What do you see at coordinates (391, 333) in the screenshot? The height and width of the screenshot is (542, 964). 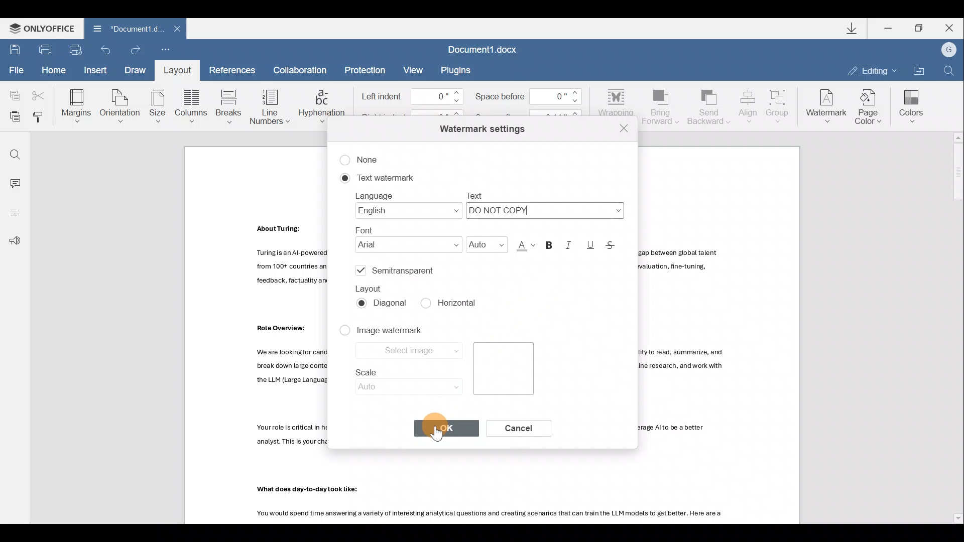 I see `Image watermark` at bounding box center [391, 333].